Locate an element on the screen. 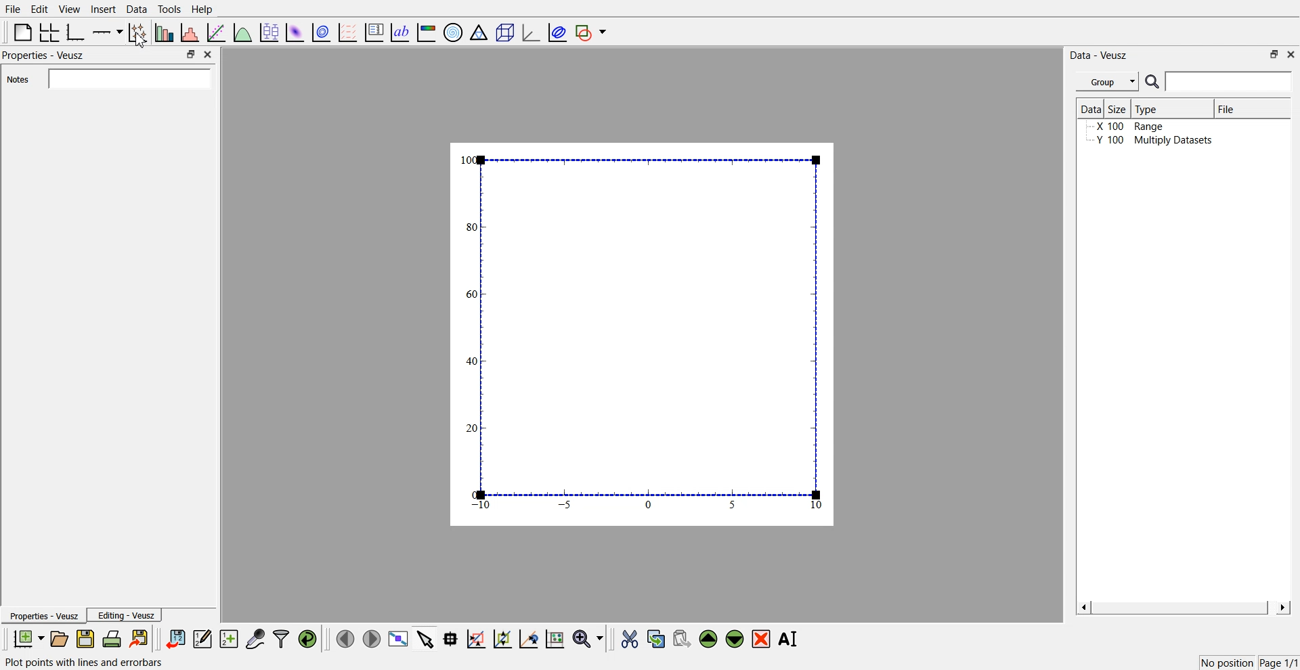 The height and width of the screenshot is (670, 1300). plot a 2d datasets as image is located at coordinates (294, 32).